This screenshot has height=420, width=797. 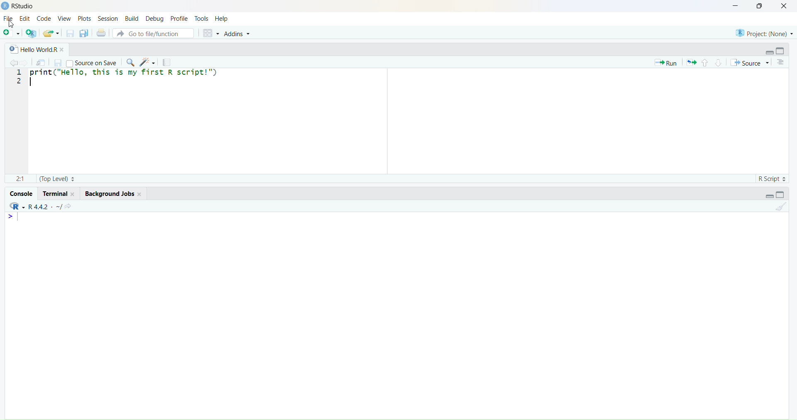 I want to click on Open an existing file (Ctrl + O), so click(x=51, y=34).